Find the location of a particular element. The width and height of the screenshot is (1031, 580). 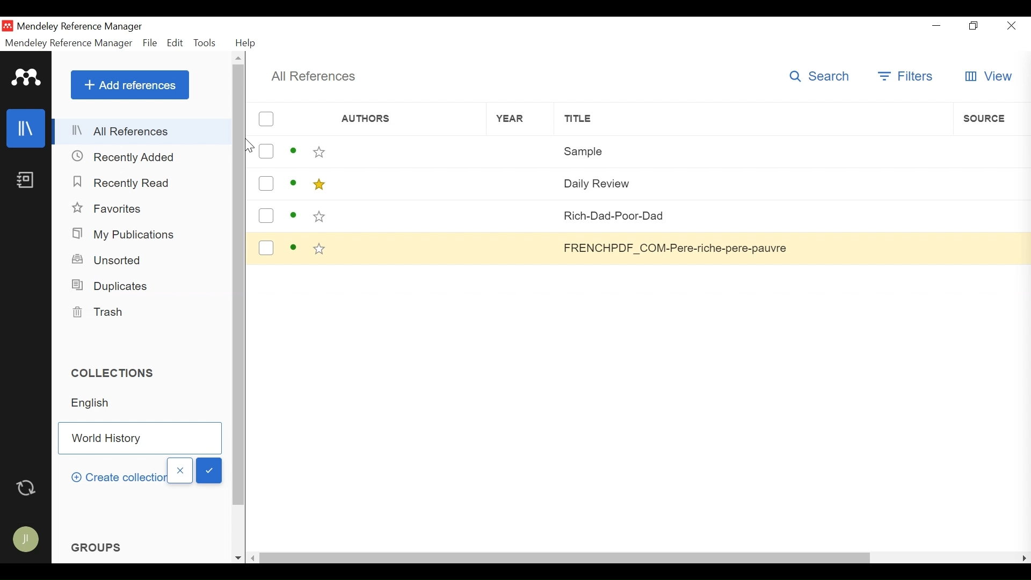

Collection Field is located at coordinates (140, 437).